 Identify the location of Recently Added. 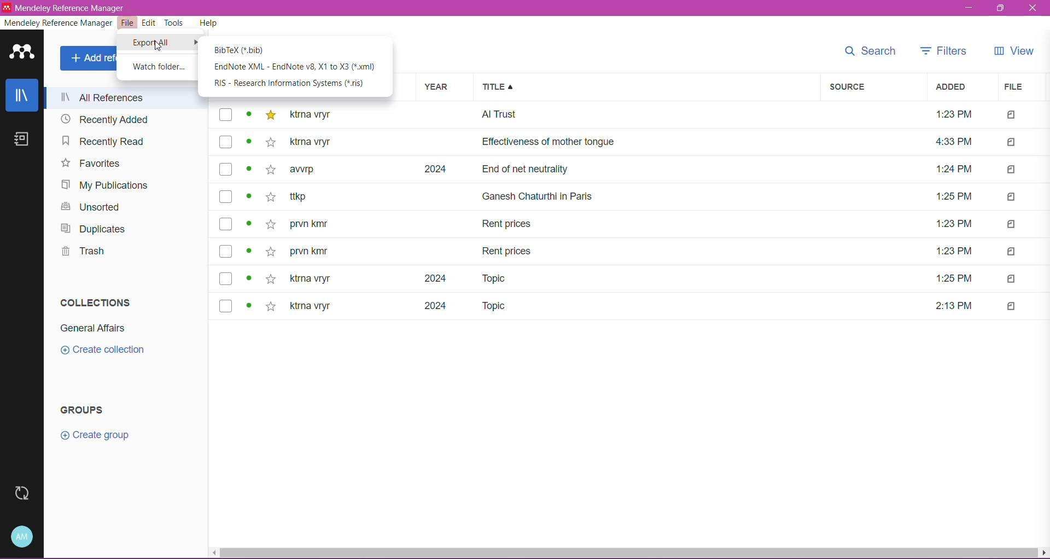
(102, 120).